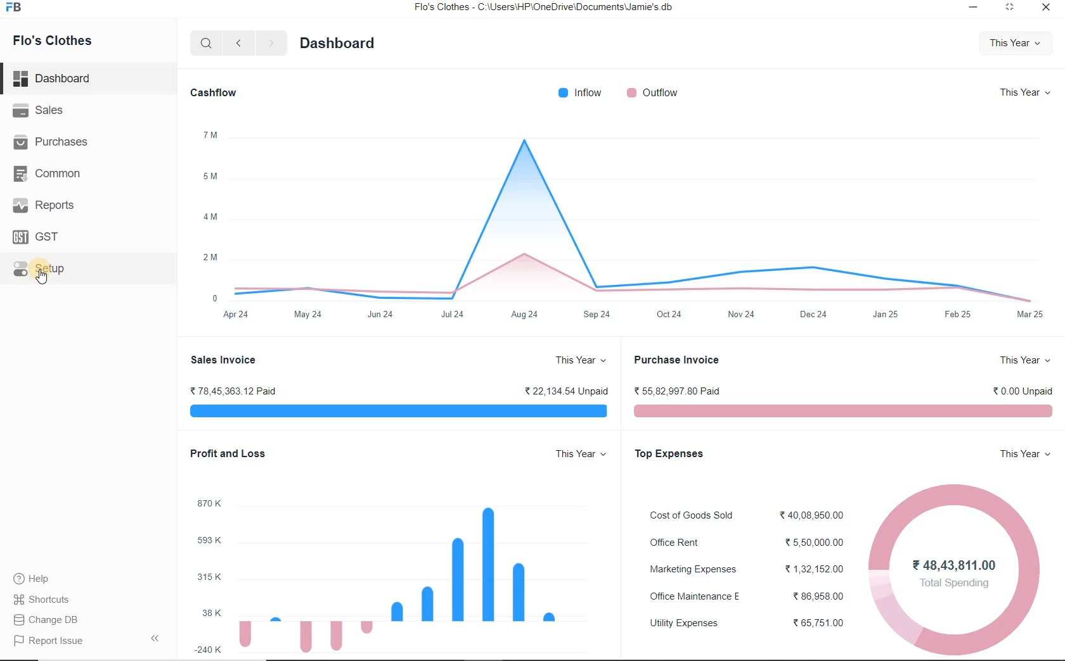  What do you see at coordinates (694, 567) in the screenshot?
I see `Marketing Expenses` at bounding box center [694, 567].